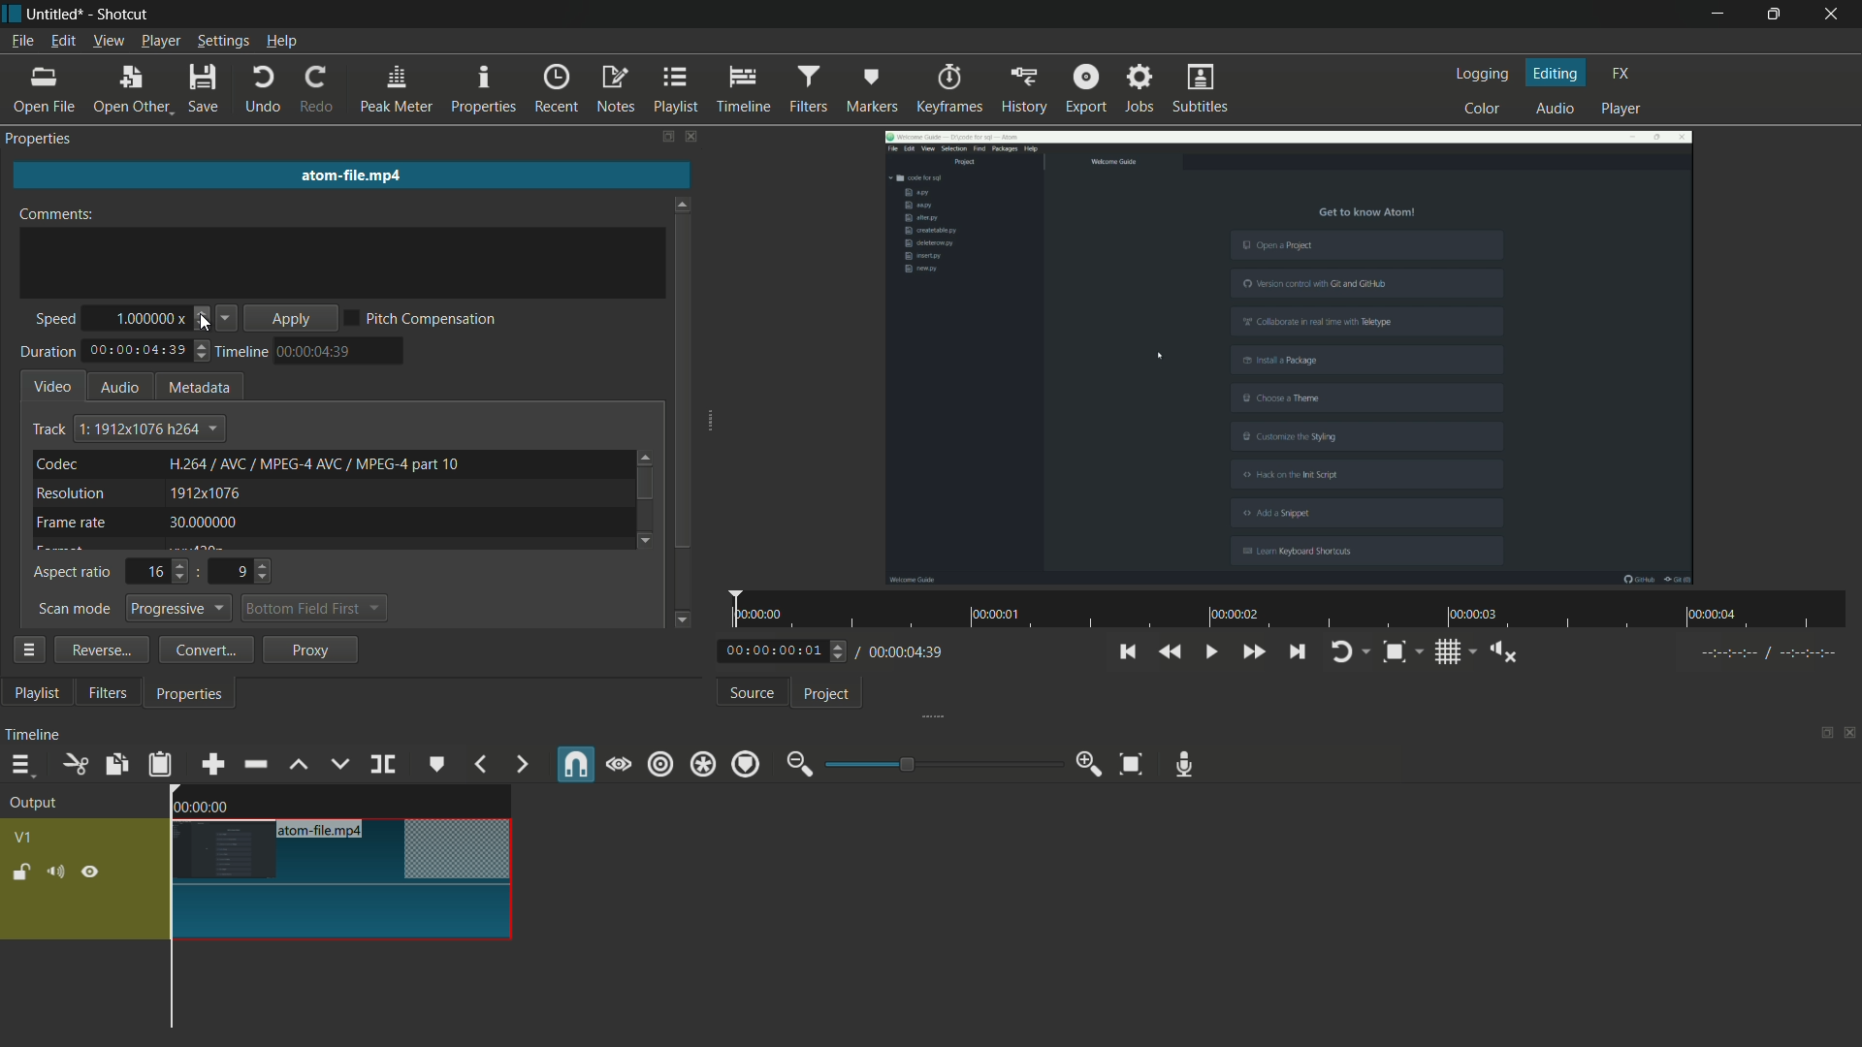  Describe the element at coordinates (212, 765) in the screenshot. I see `append` at that location.